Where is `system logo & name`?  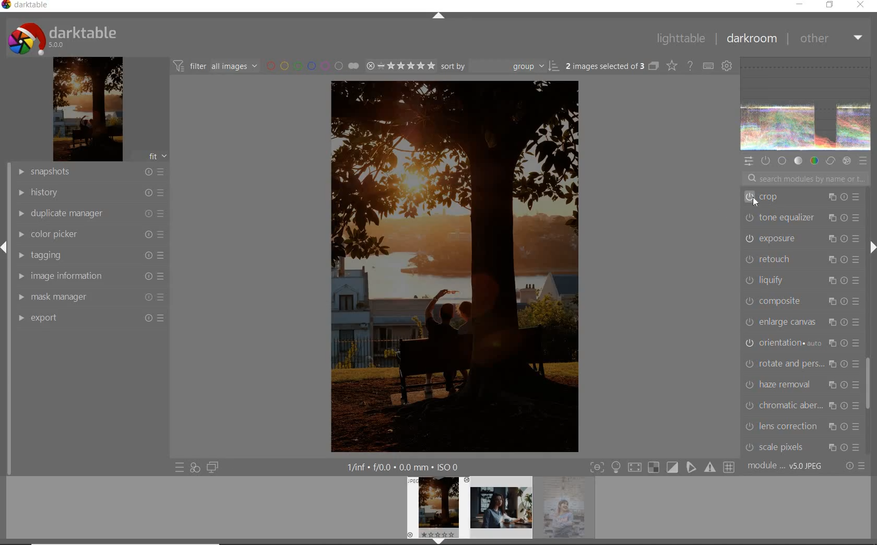 system logo & name is located at coordinates (65, 39).